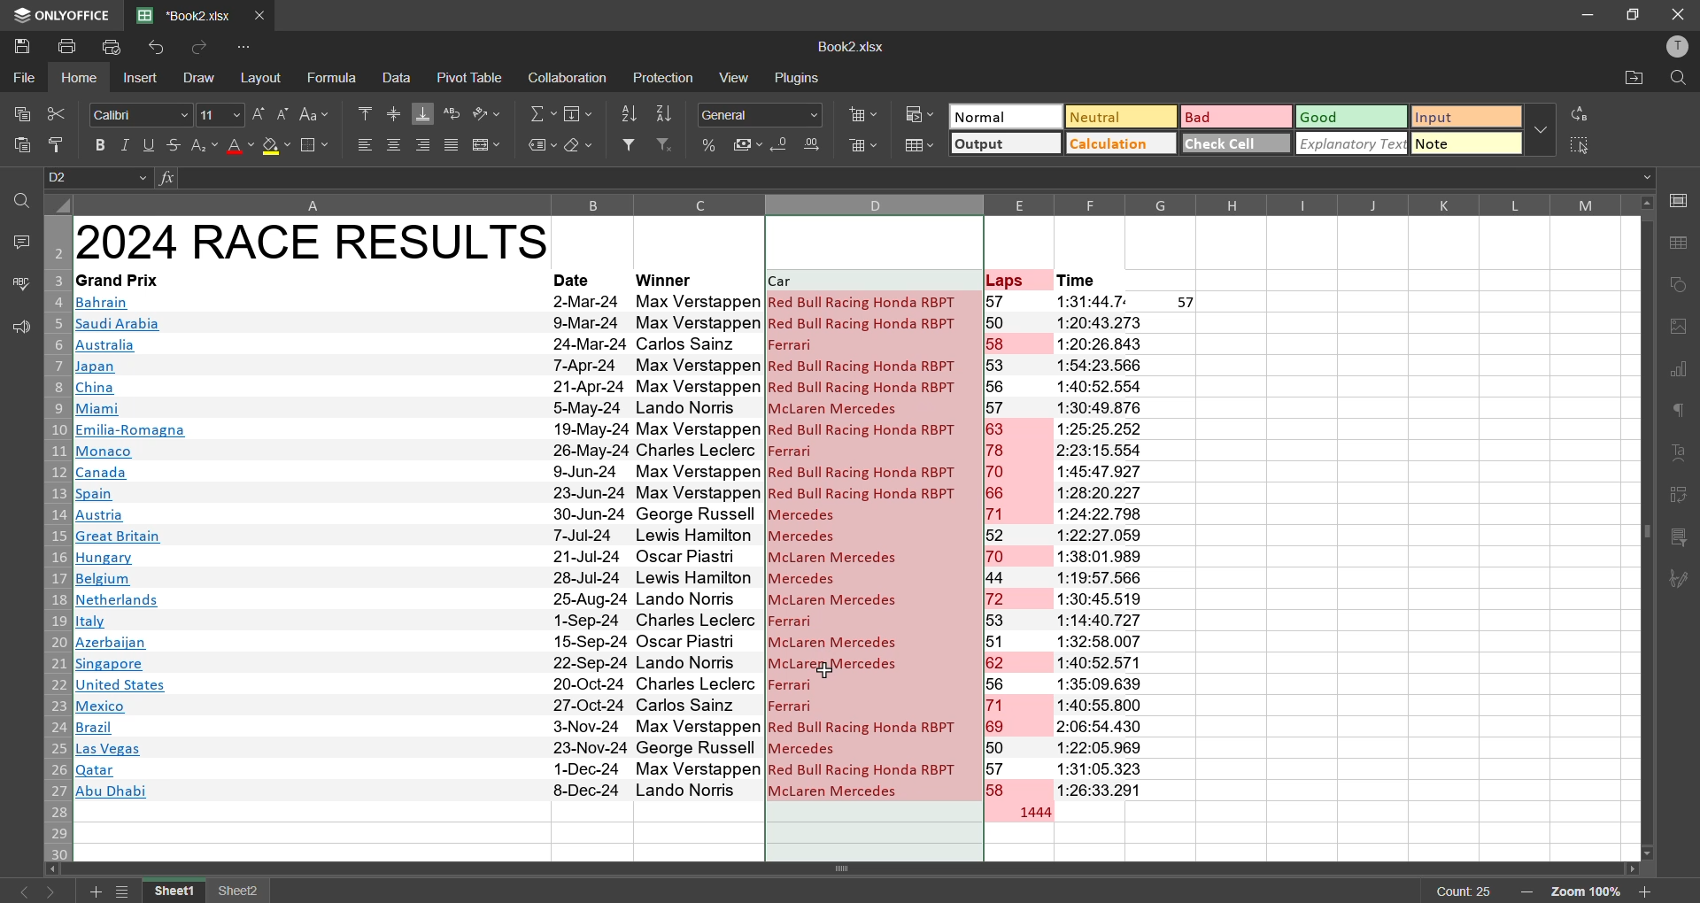  Describe the element at coordinates (1464, 891) in the screenshot. I see `count 25` at that location.